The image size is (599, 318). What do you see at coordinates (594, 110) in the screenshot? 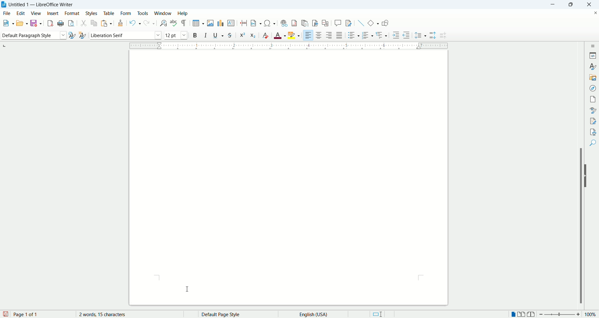
I see `style inspector` at bounding box center [594, 110].